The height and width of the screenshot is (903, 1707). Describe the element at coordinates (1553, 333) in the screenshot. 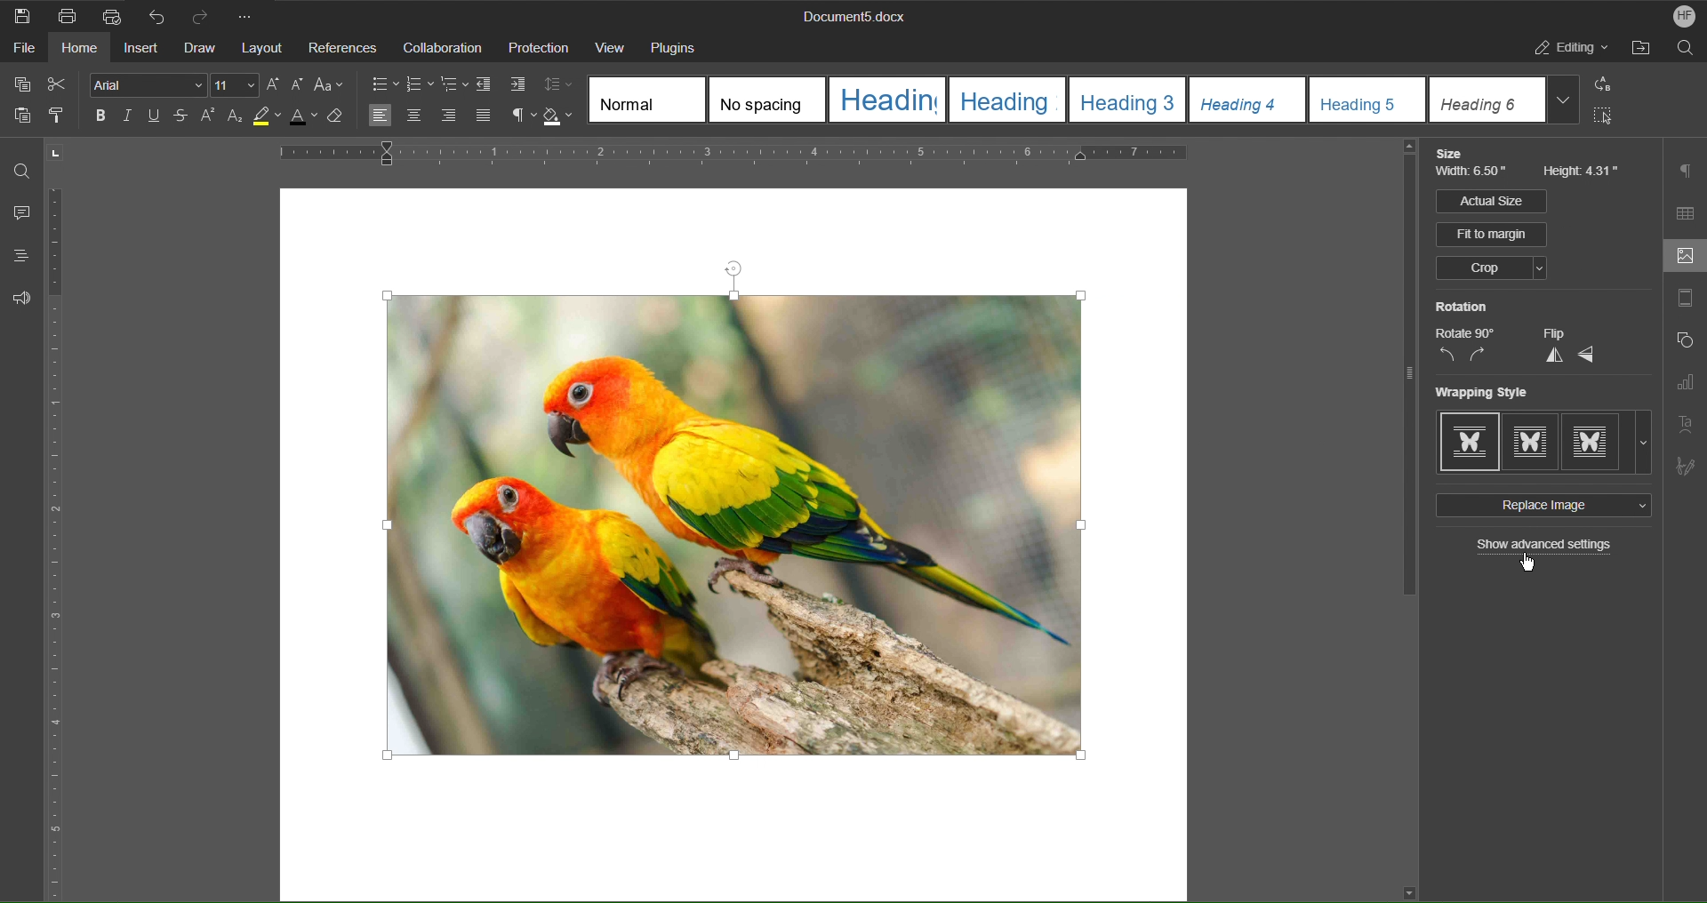

I see `Flip` at that location.